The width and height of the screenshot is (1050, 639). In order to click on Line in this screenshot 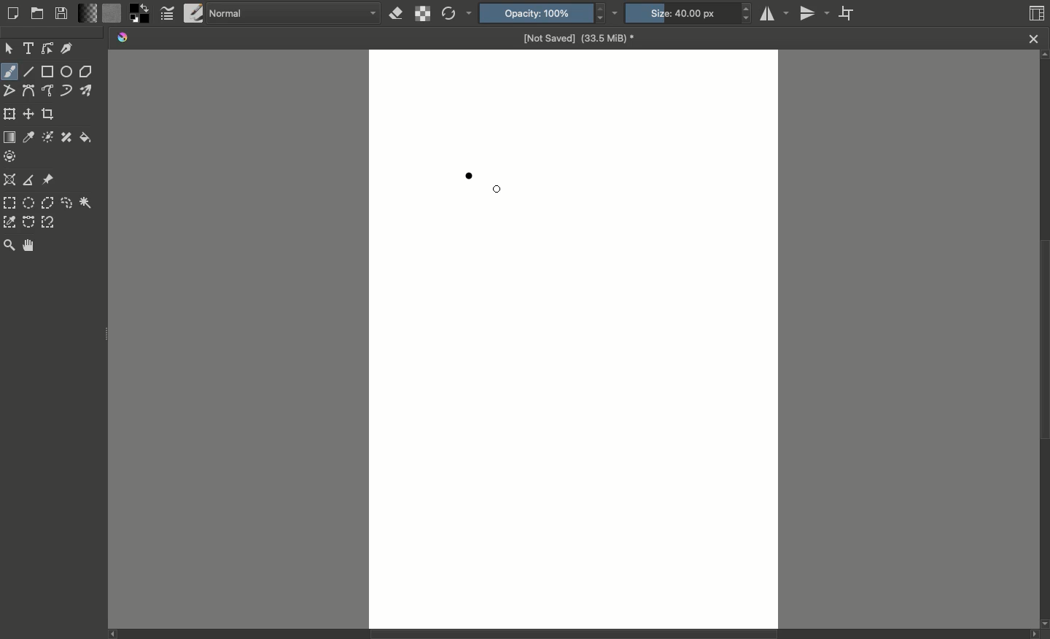, I will do `click(30, 72)`.